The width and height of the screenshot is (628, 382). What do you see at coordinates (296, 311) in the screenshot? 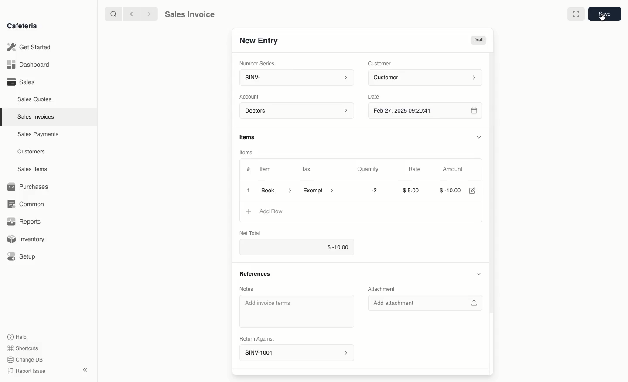
I see `Add invoice terms` at bounding box center [296, 311].